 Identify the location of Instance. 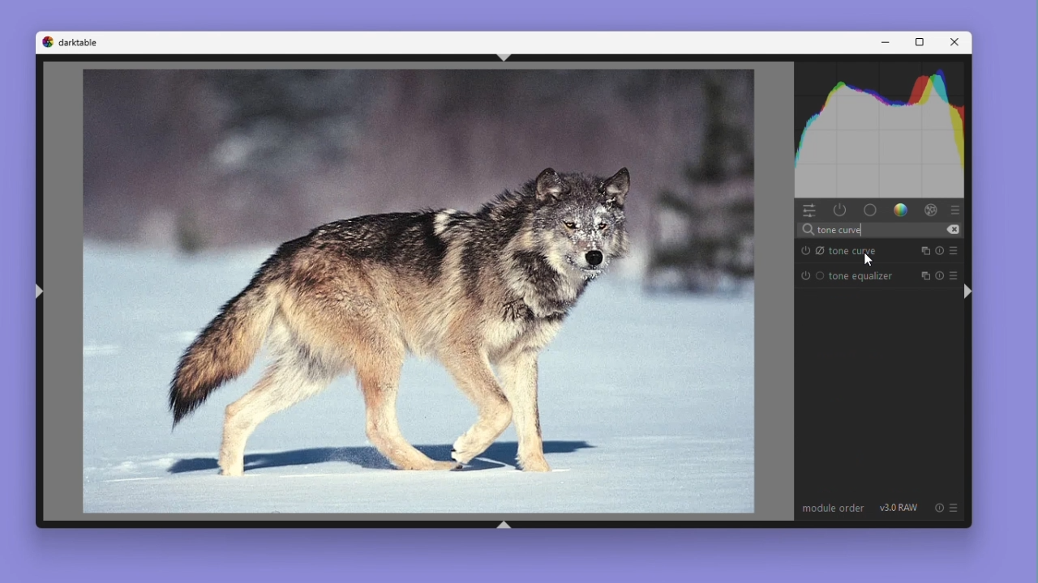
(924, 250).